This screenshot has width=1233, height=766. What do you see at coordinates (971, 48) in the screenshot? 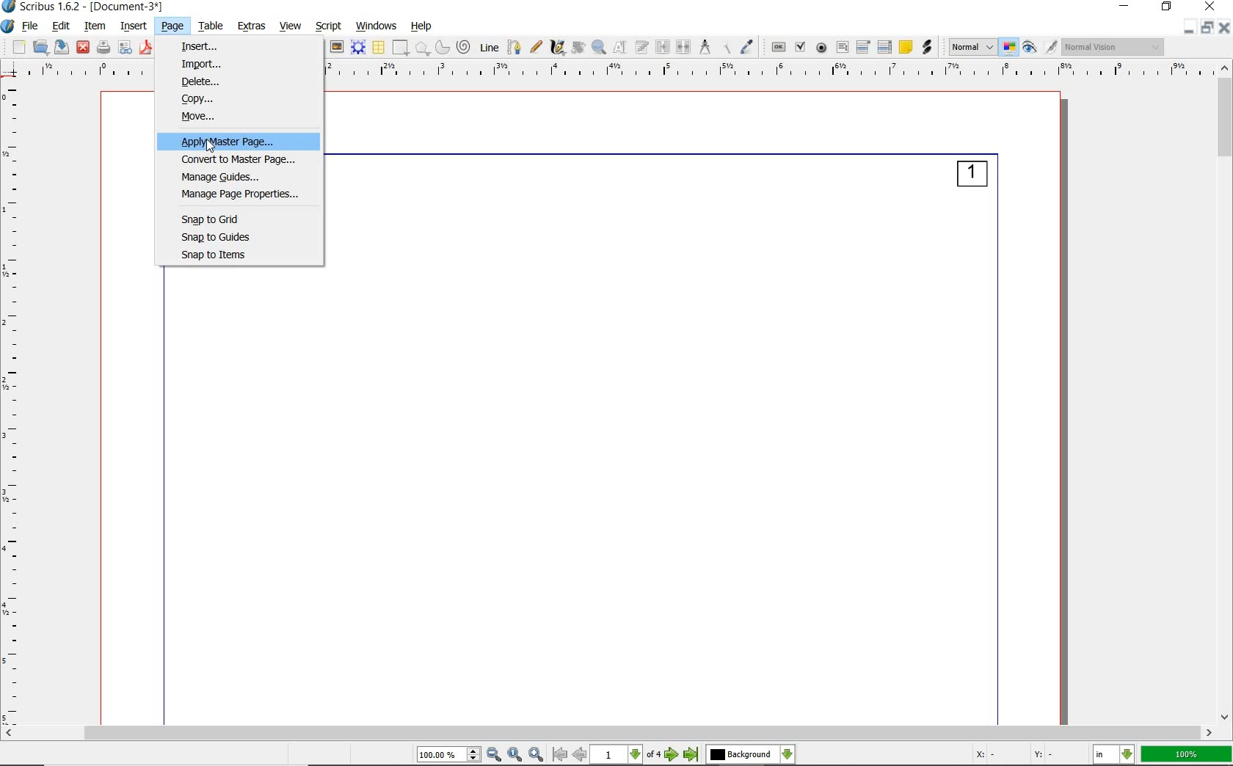
I see `select image preview mode` at bounding box center [971, 48].